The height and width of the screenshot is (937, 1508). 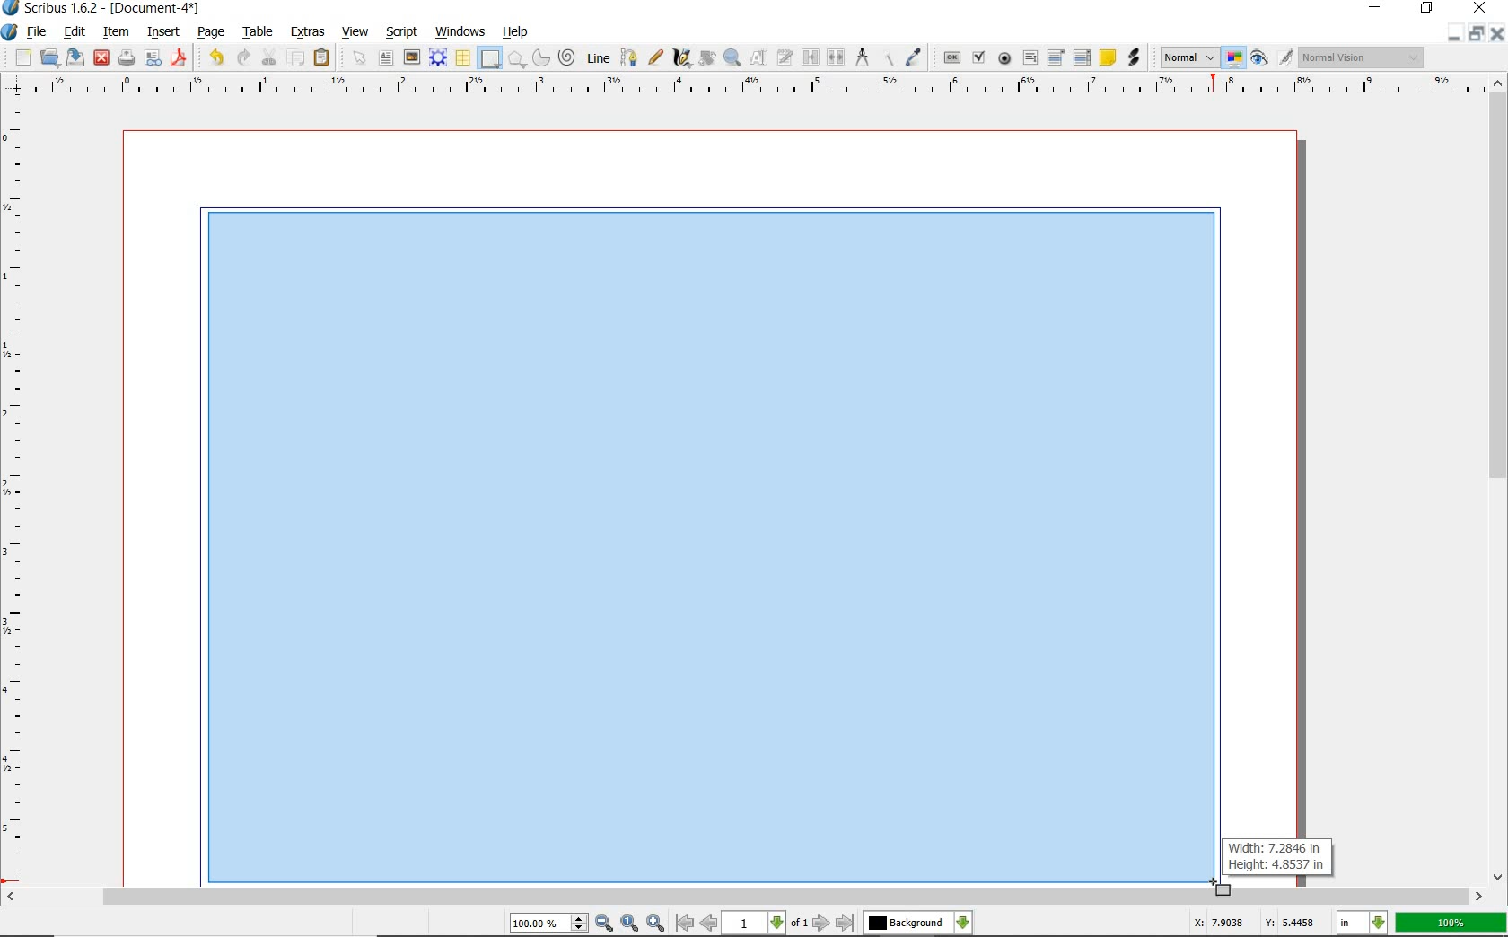 What do you see at coordinates (115, 31) in the screenshot?
I see `item` at bounding box center [115, 31].